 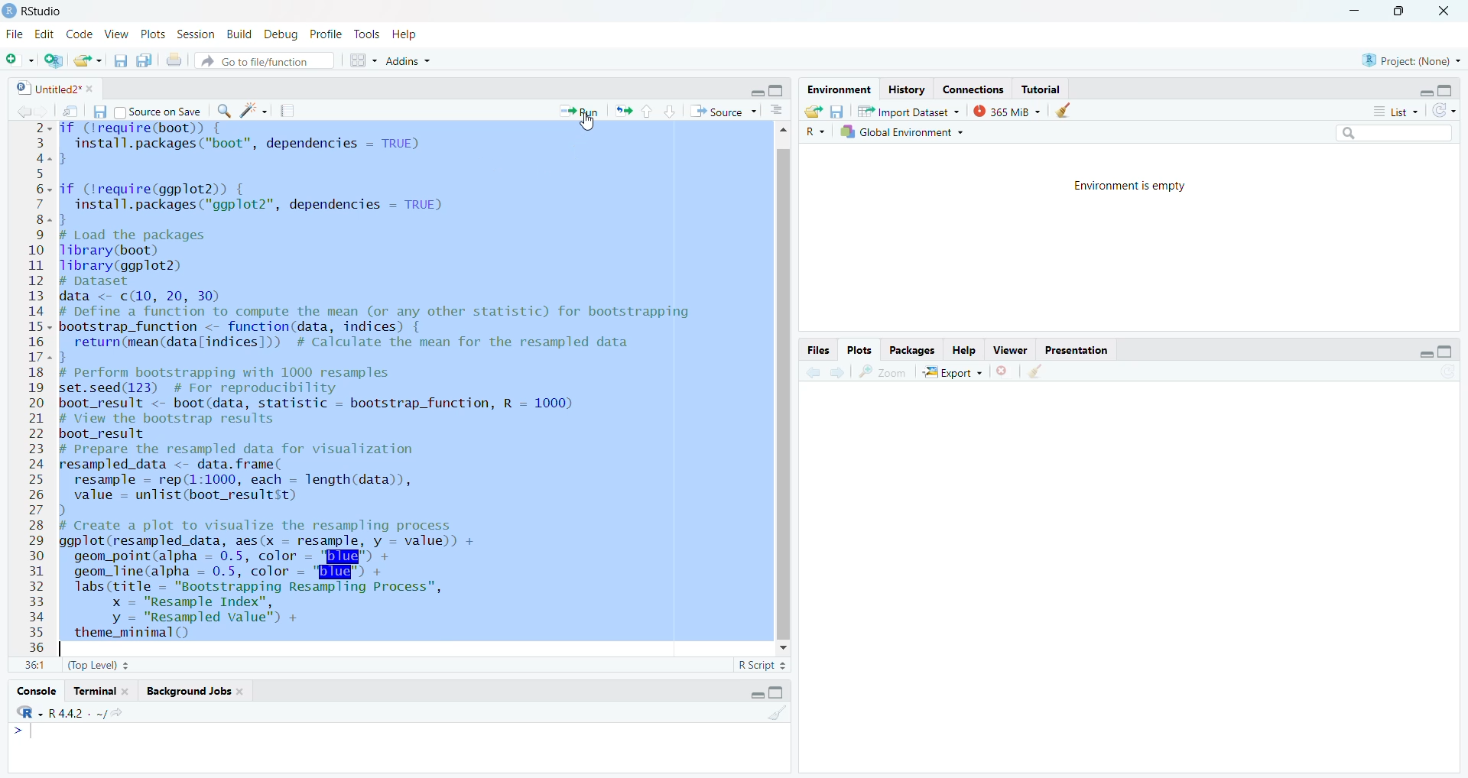 I want to click on go forward, so click(x=839, y=372).